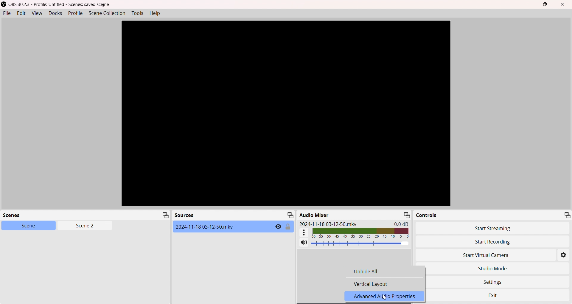  Describe the element at coordinates (496, 281) in the screenshot. I see `Settings` at that location.